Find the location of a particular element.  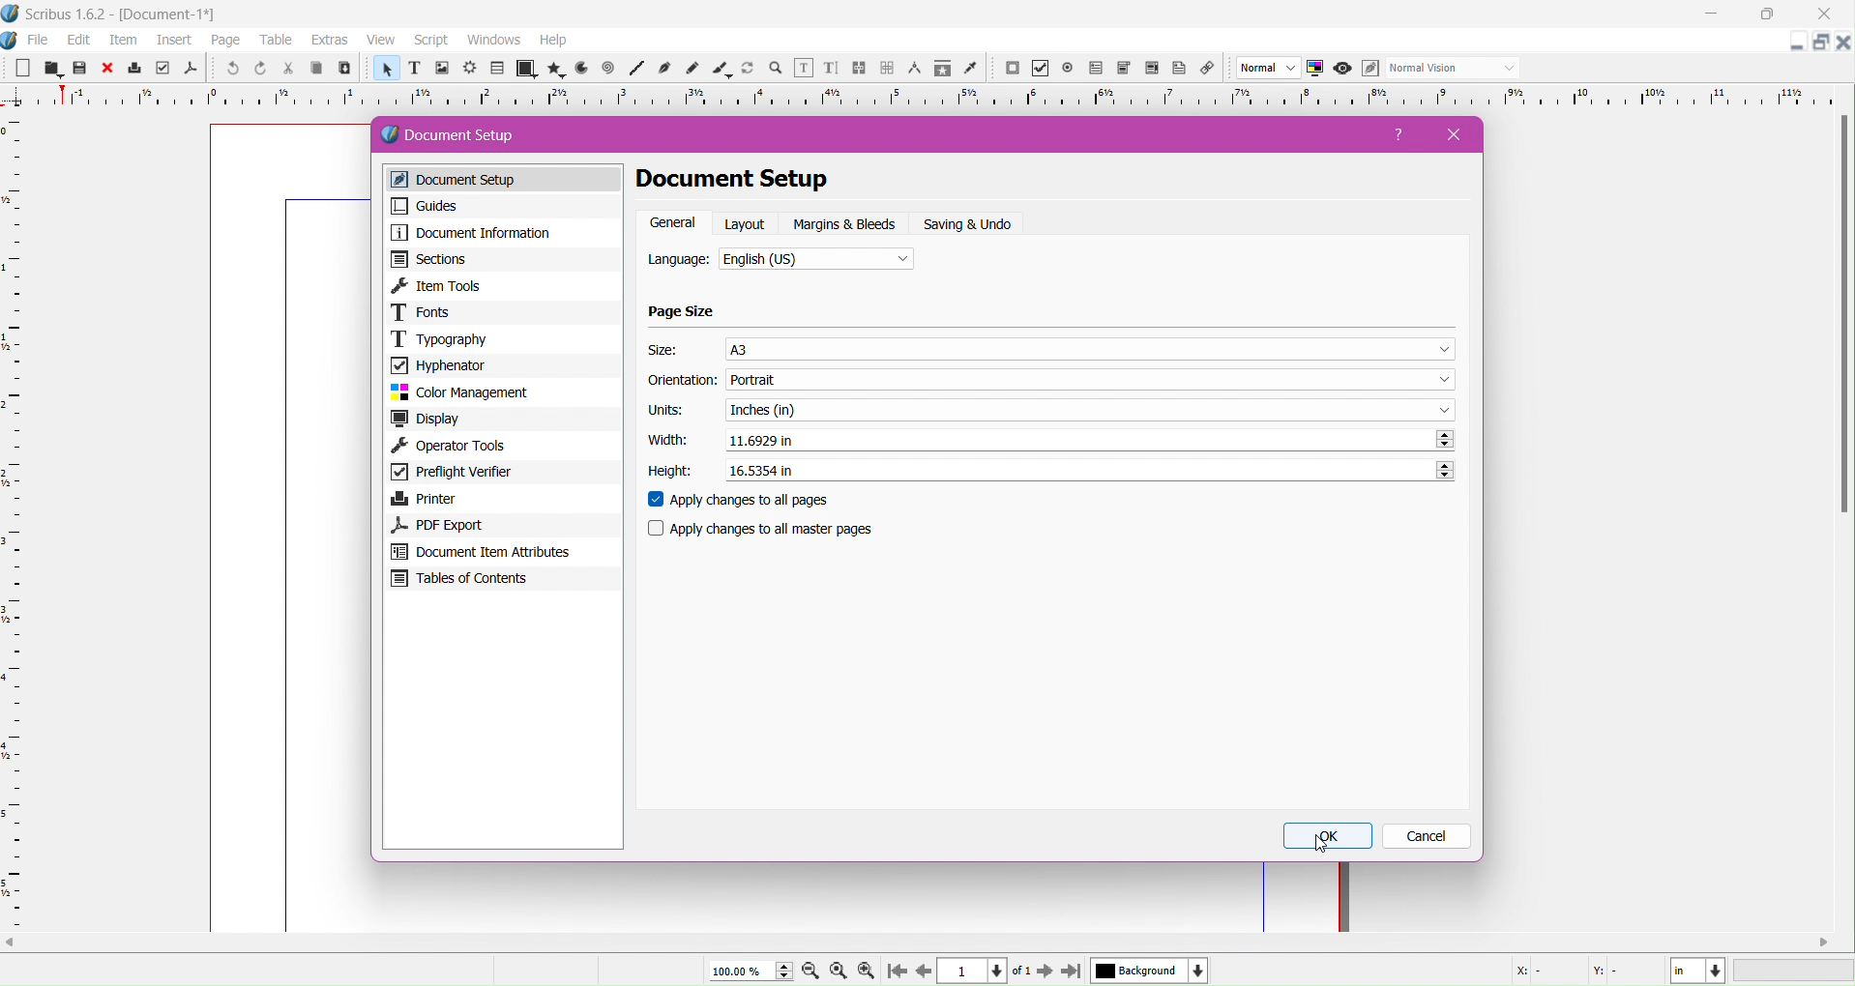

Scroll is located at coordinates (1840, 319).